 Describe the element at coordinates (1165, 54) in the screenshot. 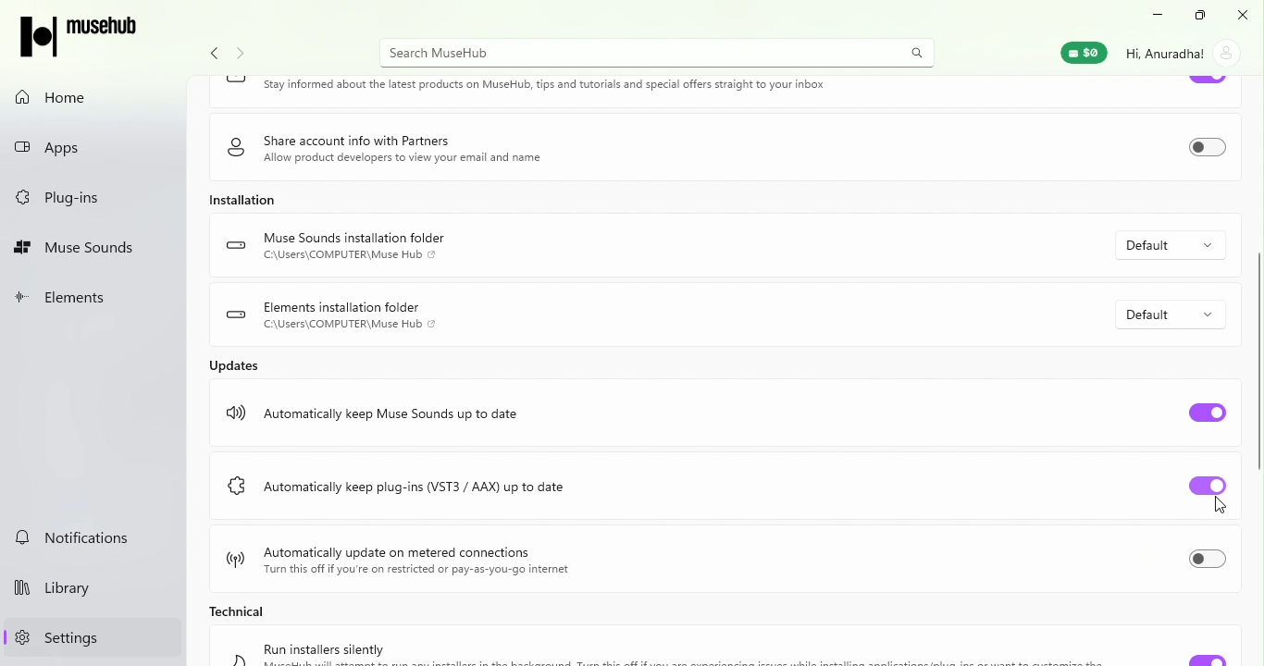

I see `Hi, Anuradha!` at that location.